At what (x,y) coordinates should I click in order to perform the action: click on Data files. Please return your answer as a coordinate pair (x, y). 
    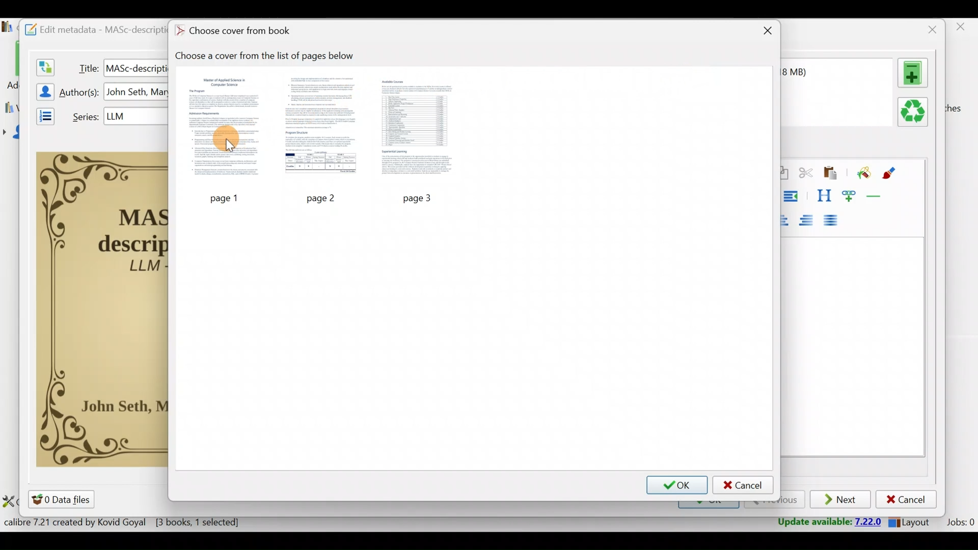
    Looking at the image, I should click on (63, 499).